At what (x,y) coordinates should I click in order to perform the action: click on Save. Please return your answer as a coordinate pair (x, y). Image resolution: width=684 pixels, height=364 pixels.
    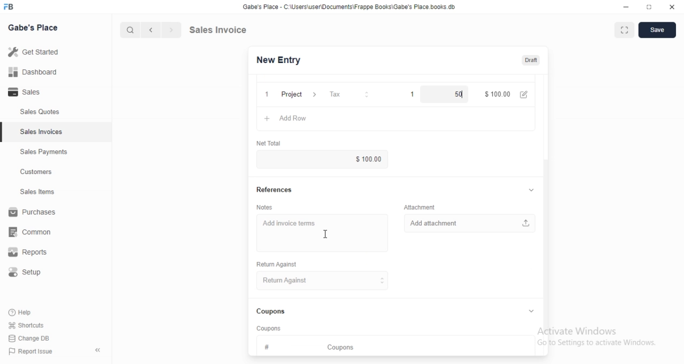
    Looking at the image, I should click on (657, 30).